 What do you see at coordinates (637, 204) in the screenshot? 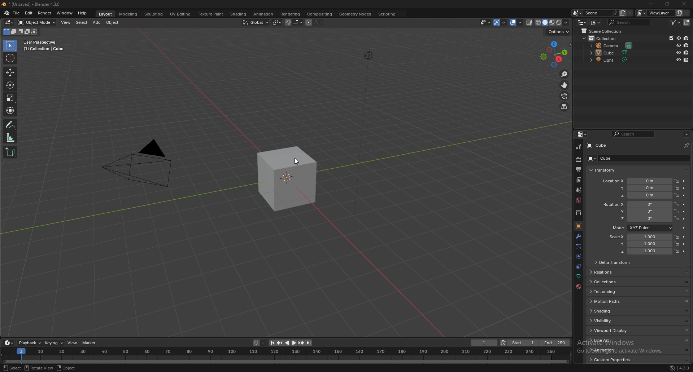
I see `rotation x` at bounding box center [637, 204].